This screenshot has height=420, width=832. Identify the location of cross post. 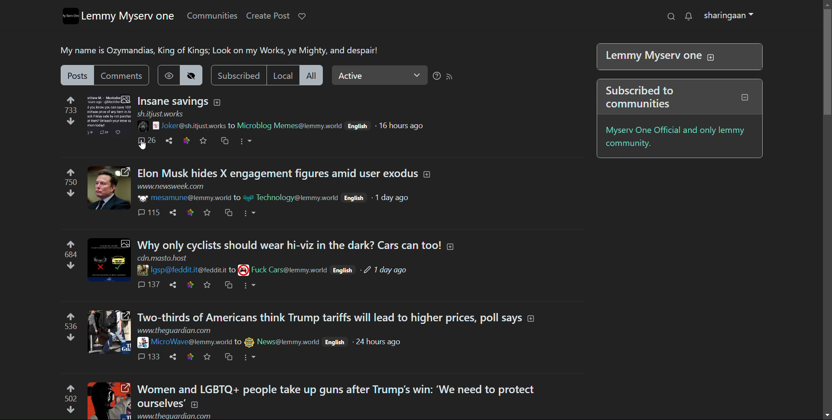
(225, 140).